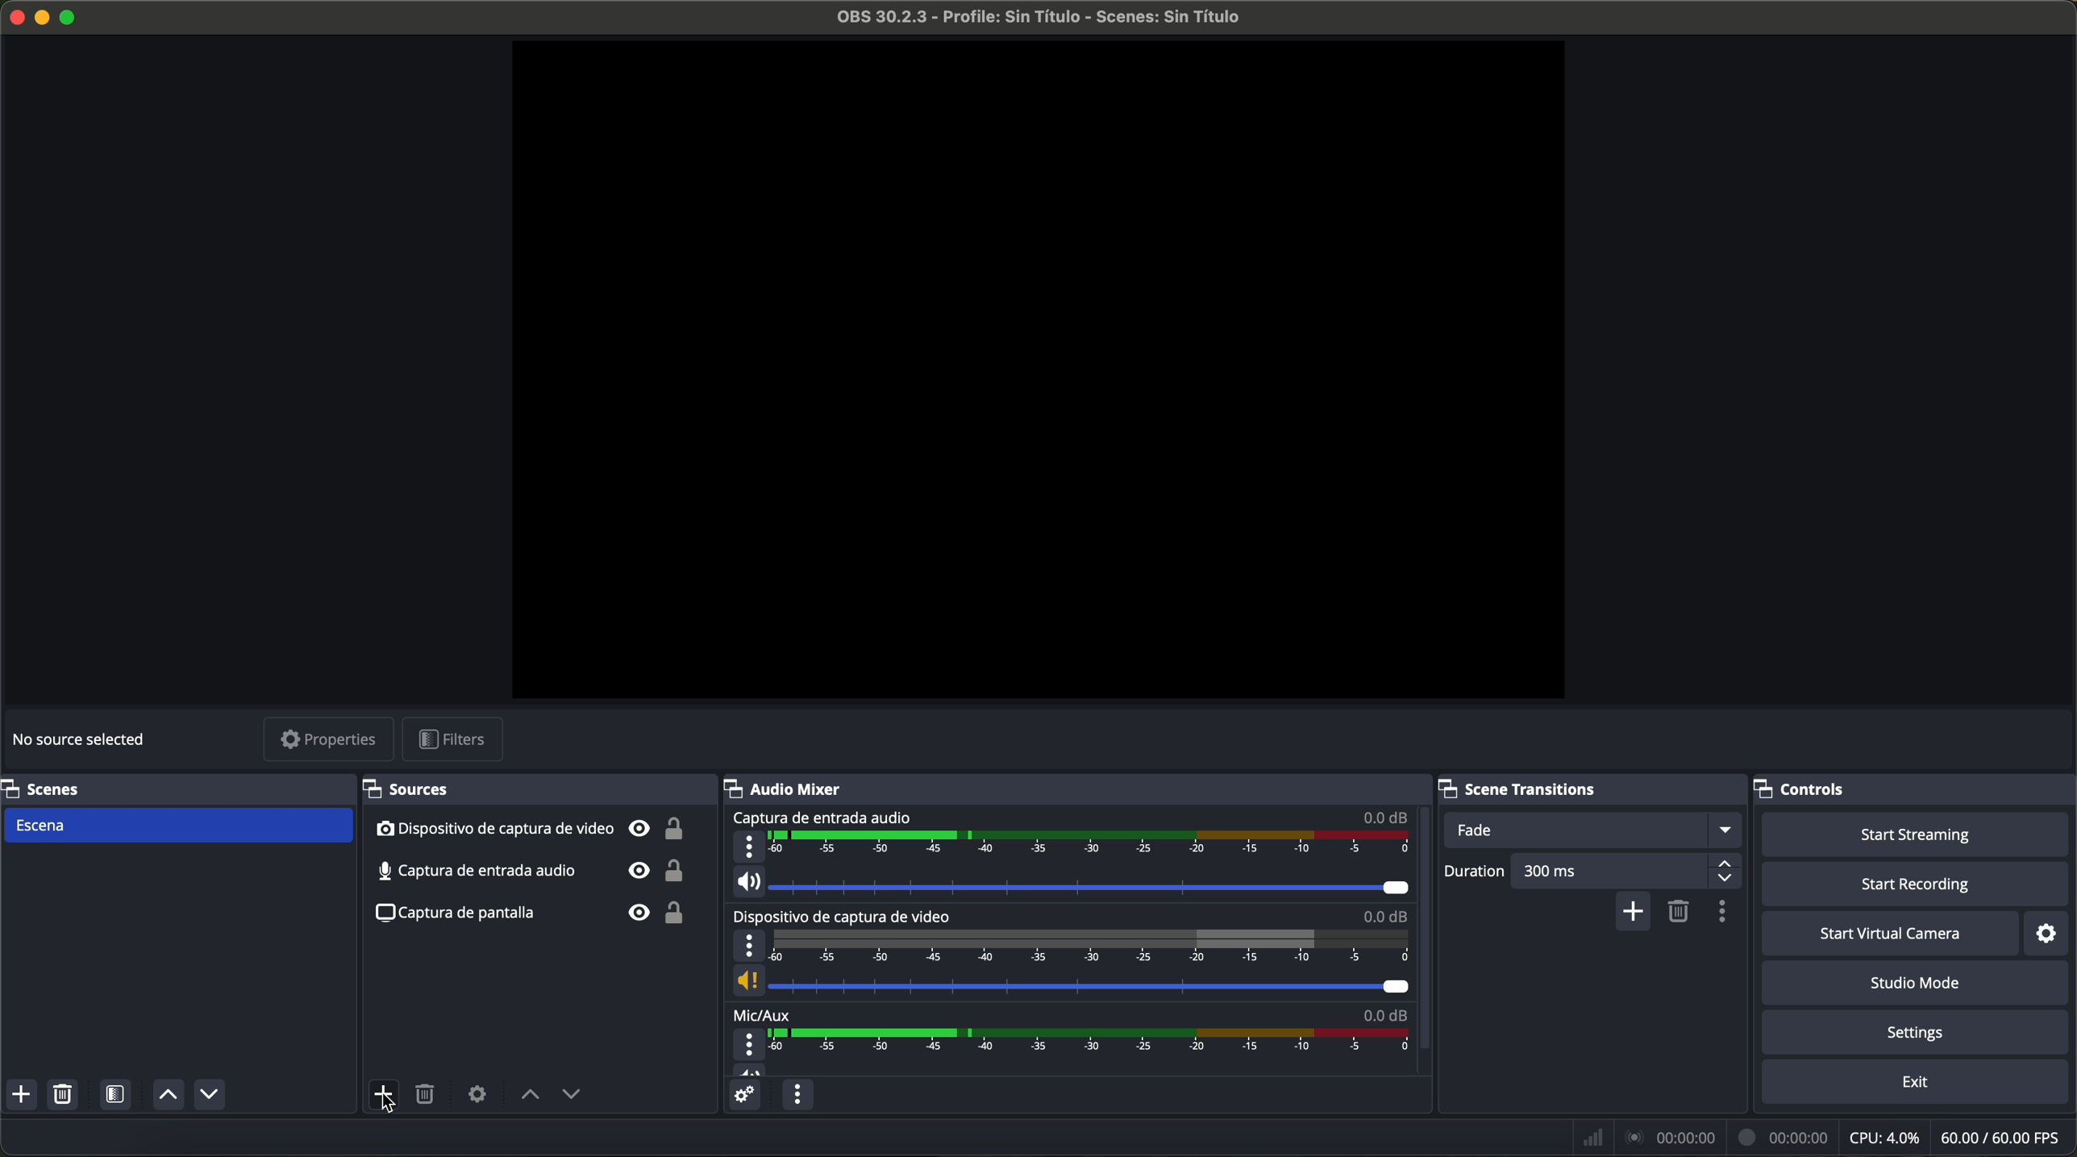  Describe the element at coordinates (763, 1013) in the screenshot. I see `mic/aux` at that location.